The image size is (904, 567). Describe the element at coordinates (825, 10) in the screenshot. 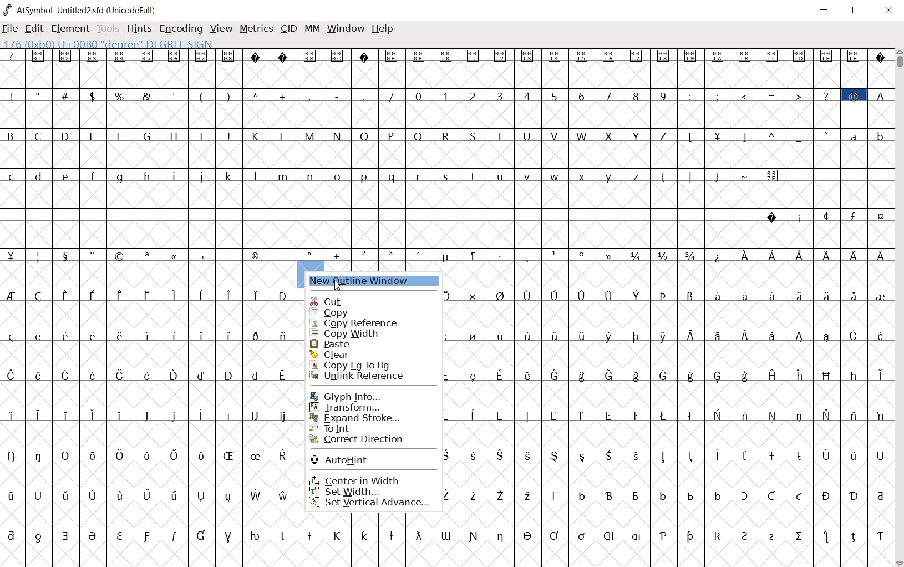

I see `minimize` at that location.